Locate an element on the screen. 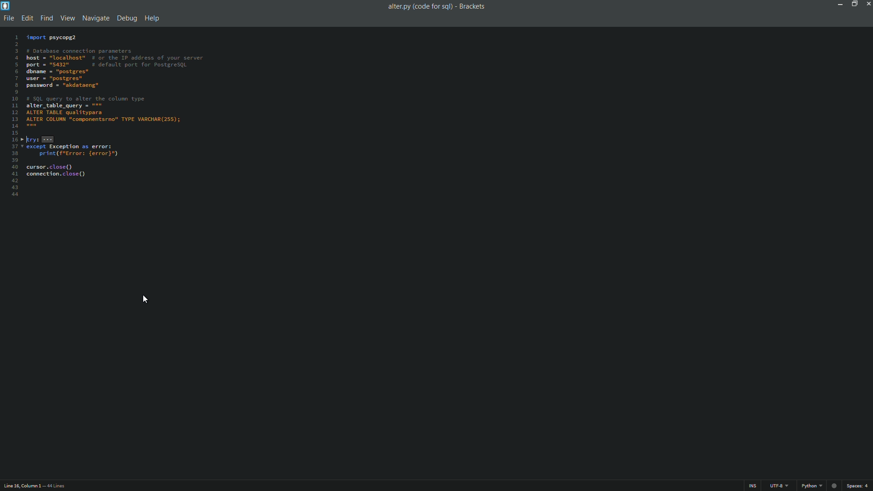 The width and height of the screenshot is (873, 491). edit menu is located at coordinates (26, 18).